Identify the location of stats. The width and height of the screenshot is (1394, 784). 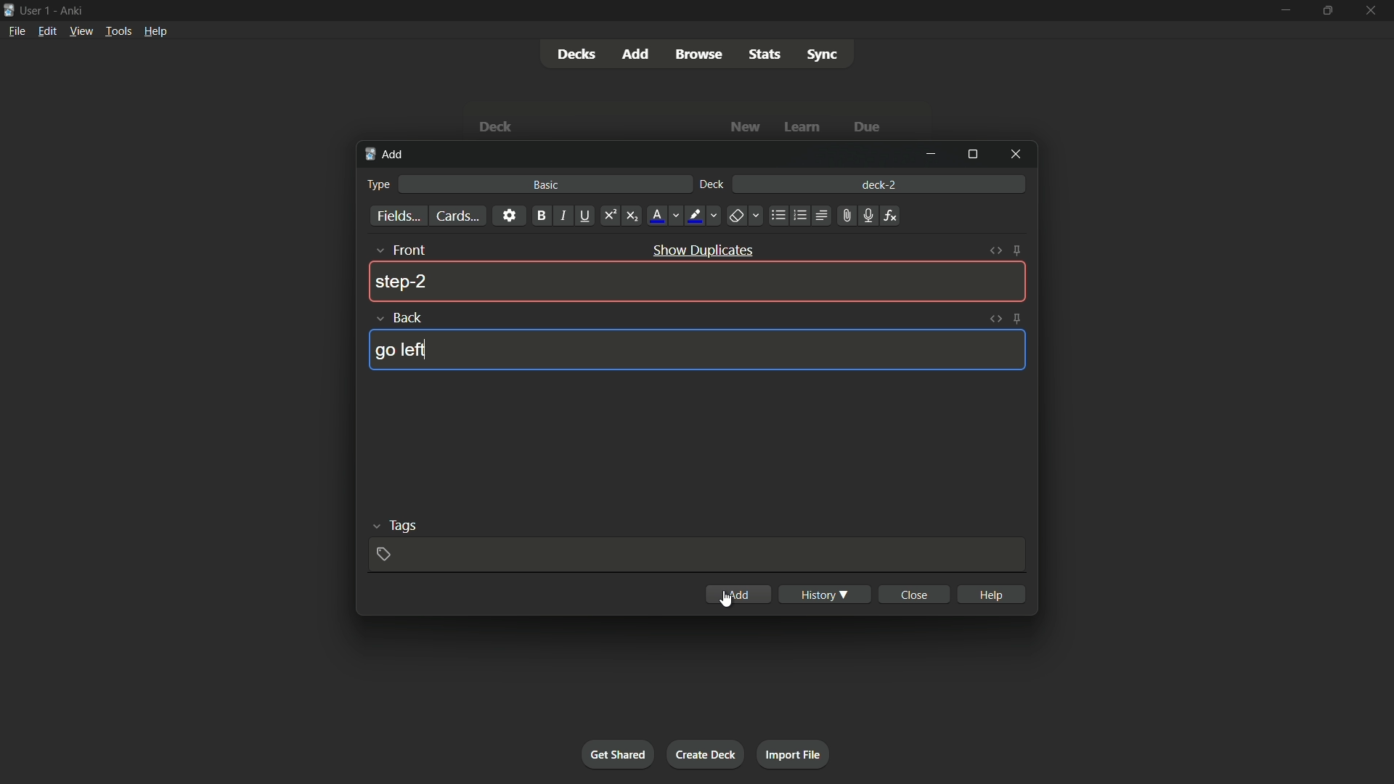
(765, 54).